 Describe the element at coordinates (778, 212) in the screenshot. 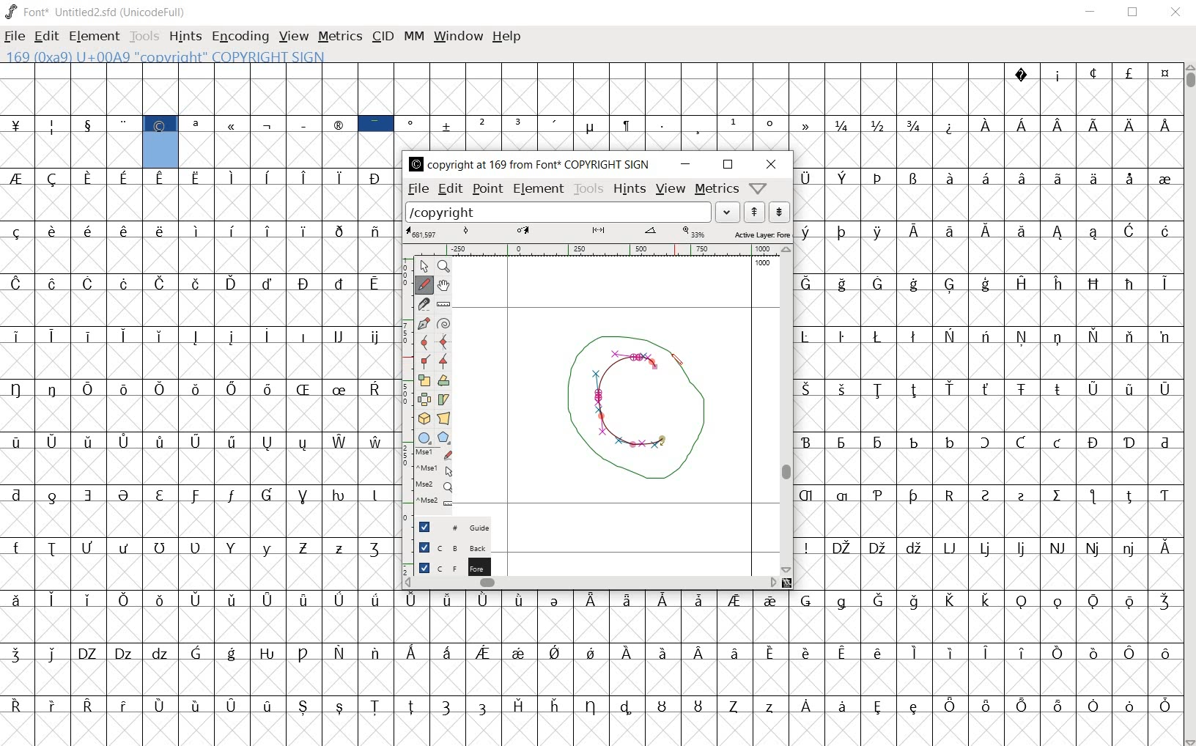

I see `show the previous word on the list` at that location.